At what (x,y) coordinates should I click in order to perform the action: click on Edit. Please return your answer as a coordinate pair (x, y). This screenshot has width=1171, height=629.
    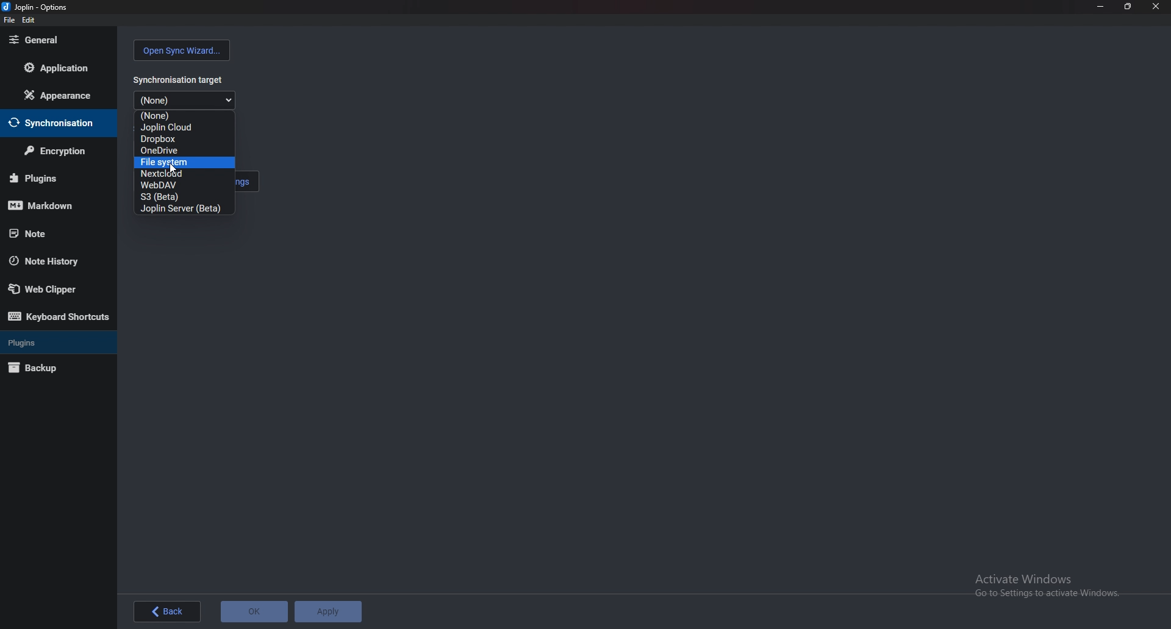
    Looking at the image, I should click on (27, 21).